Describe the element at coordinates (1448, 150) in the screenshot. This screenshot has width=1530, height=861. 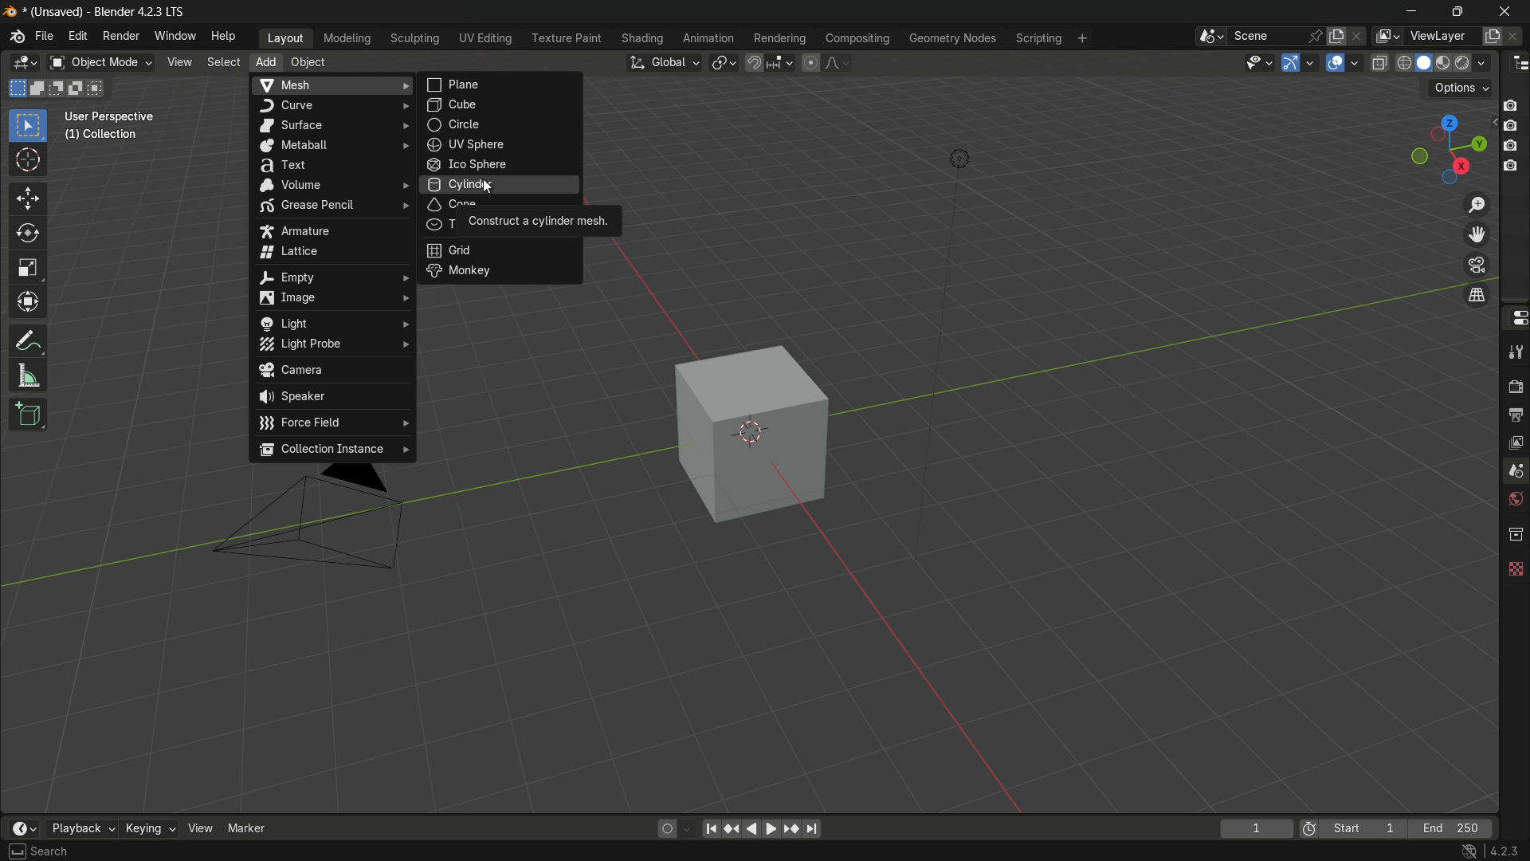
I see `preset viewpoint` at that location.